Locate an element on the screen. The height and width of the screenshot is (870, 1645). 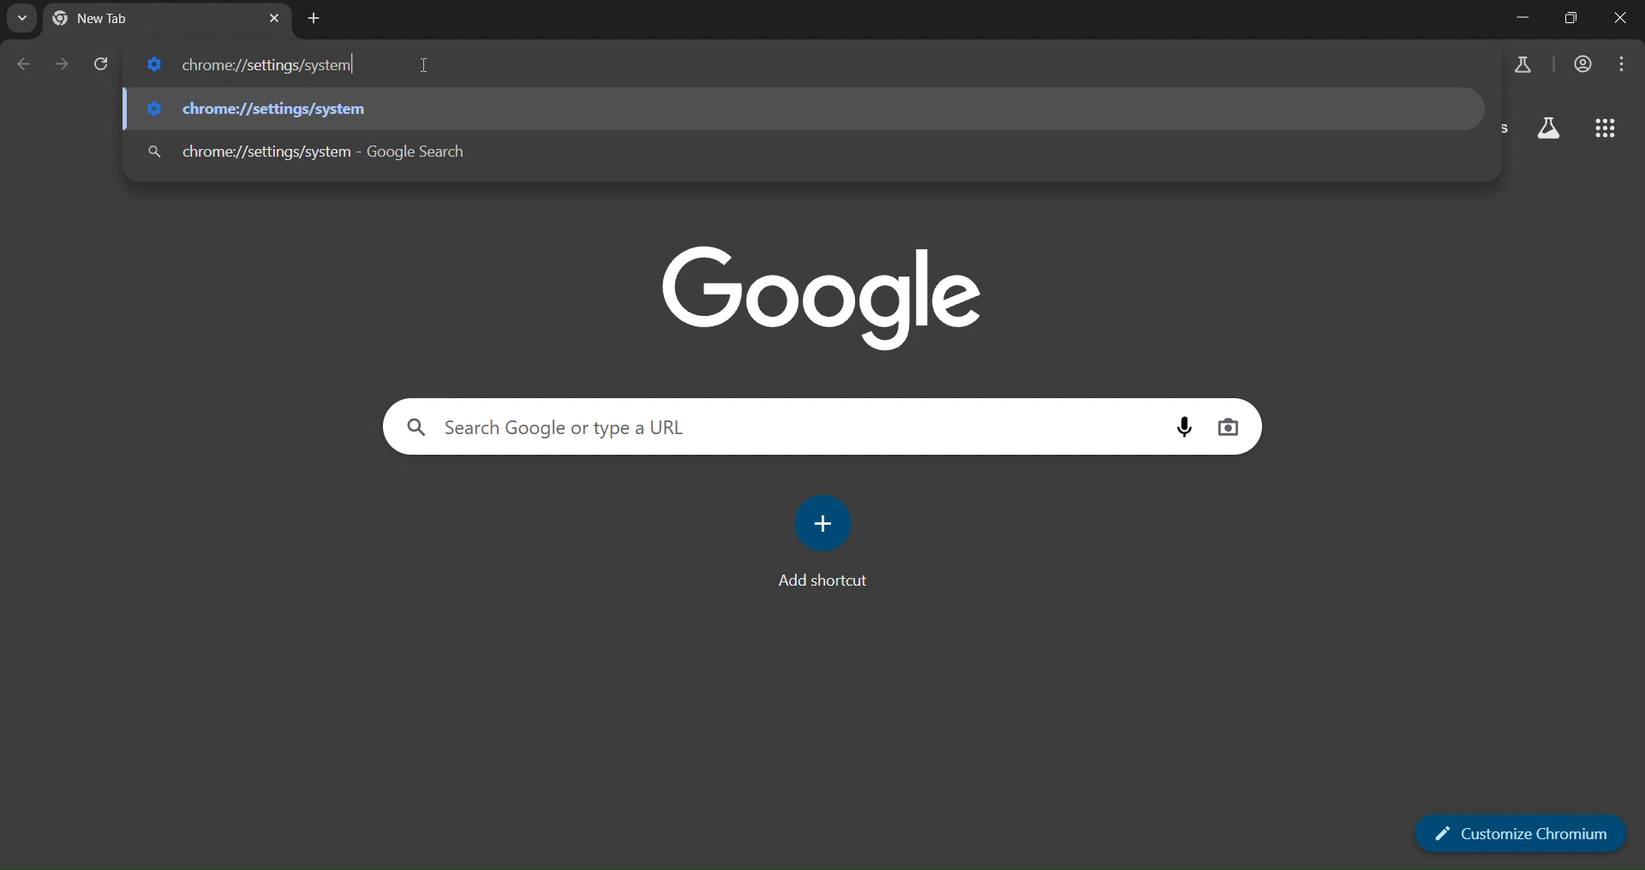
cursor is located at coordinates (425, 64).